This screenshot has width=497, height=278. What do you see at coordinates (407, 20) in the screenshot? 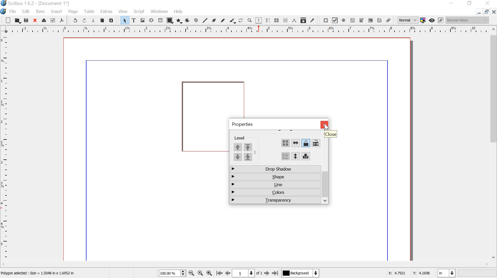
I see `normal` at bounding box center [407, 20].